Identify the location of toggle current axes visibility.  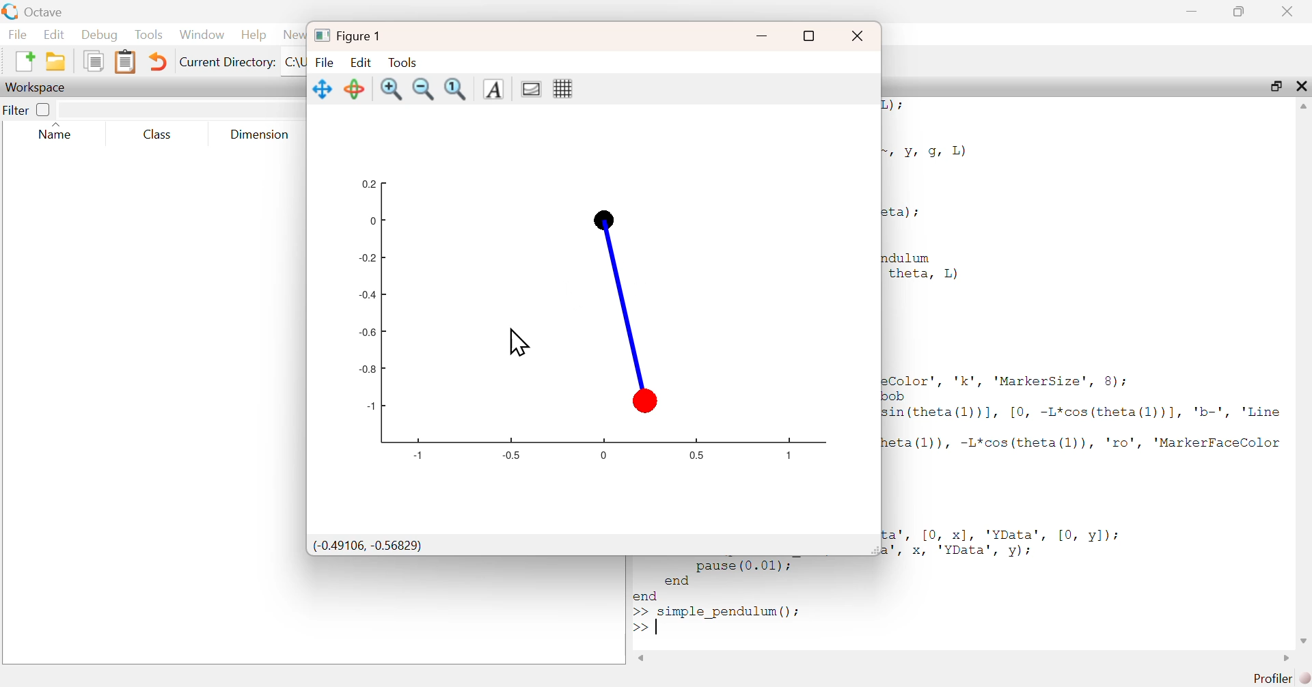
(532, 90).